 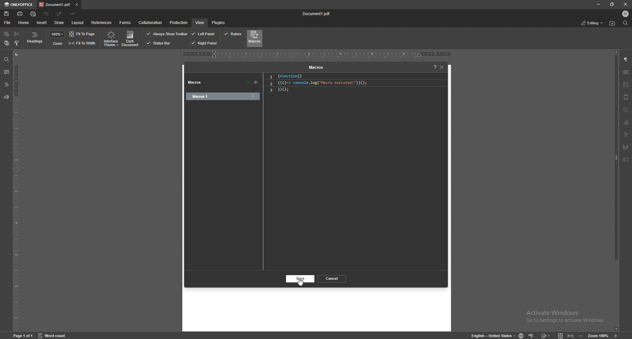 I want to click on signature field, so click(x=626, y=147).